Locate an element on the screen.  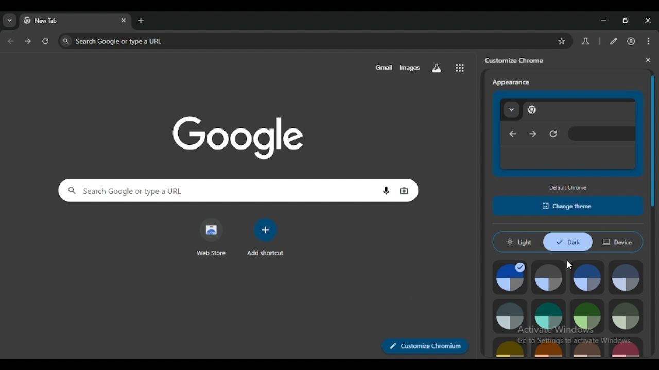
default chrome is located at coordinates (569, 188).